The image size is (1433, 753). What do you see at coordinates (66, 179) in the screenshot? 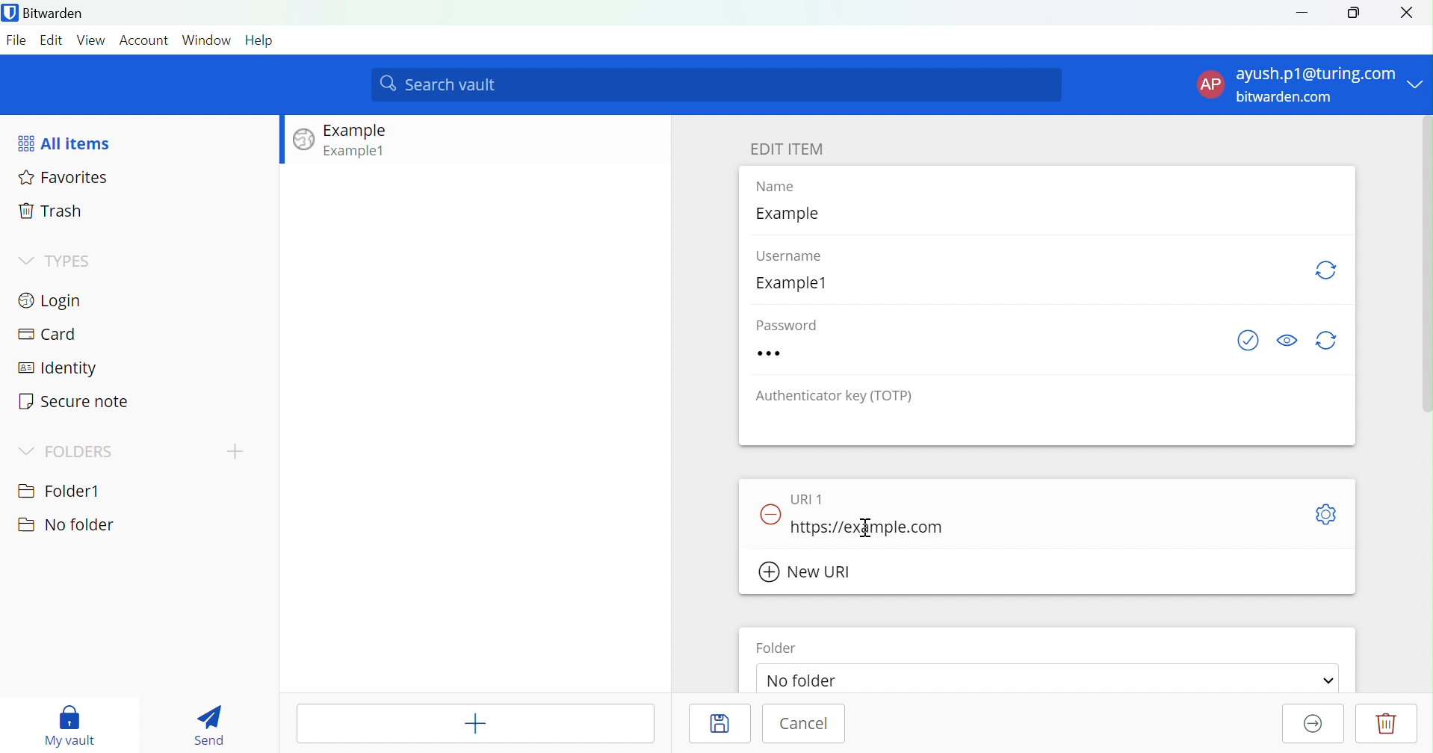
I see `Favorites` at bounding box center [66, 179].